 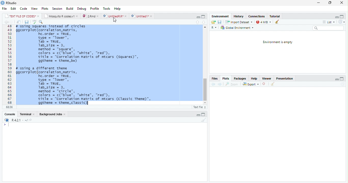 I want to click on search bar, so click(x=330, y=28).